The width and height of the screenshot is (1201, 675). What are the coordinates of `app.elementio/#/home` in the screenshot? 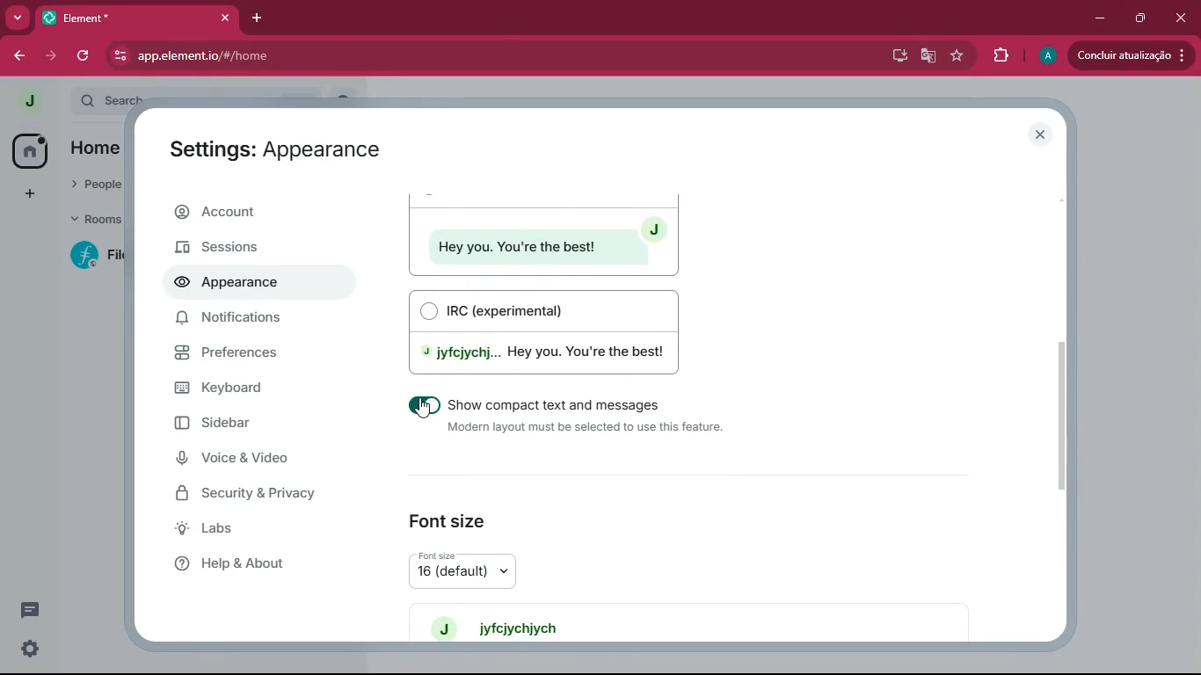 It's located at (397, 56).